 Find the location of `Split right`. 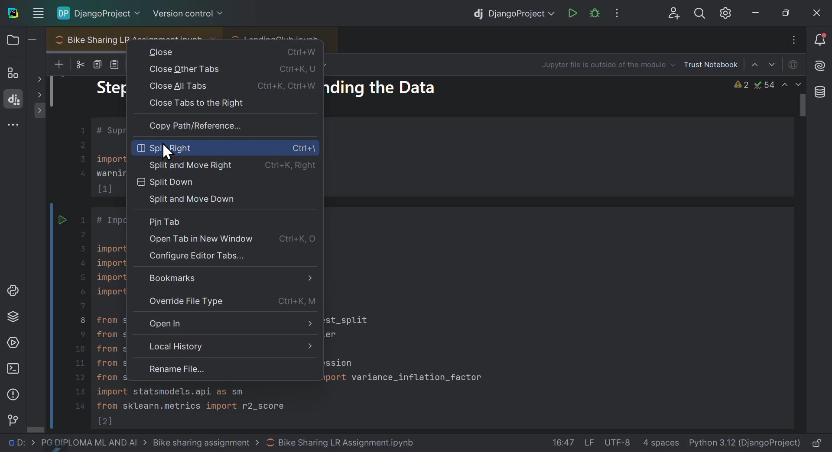

Split right is located at coordinates (227, 148).